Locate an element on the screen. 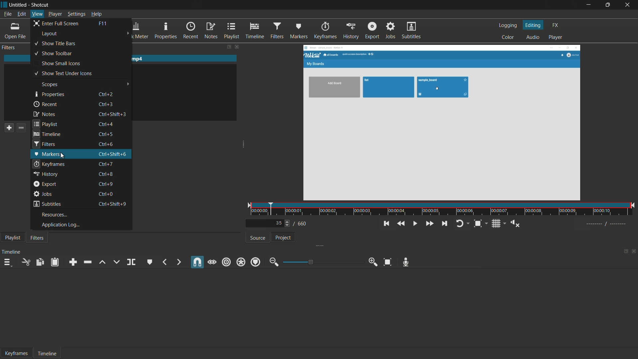 This screenshot has width=638, height=359. app name is located at coordinates (41, 5).